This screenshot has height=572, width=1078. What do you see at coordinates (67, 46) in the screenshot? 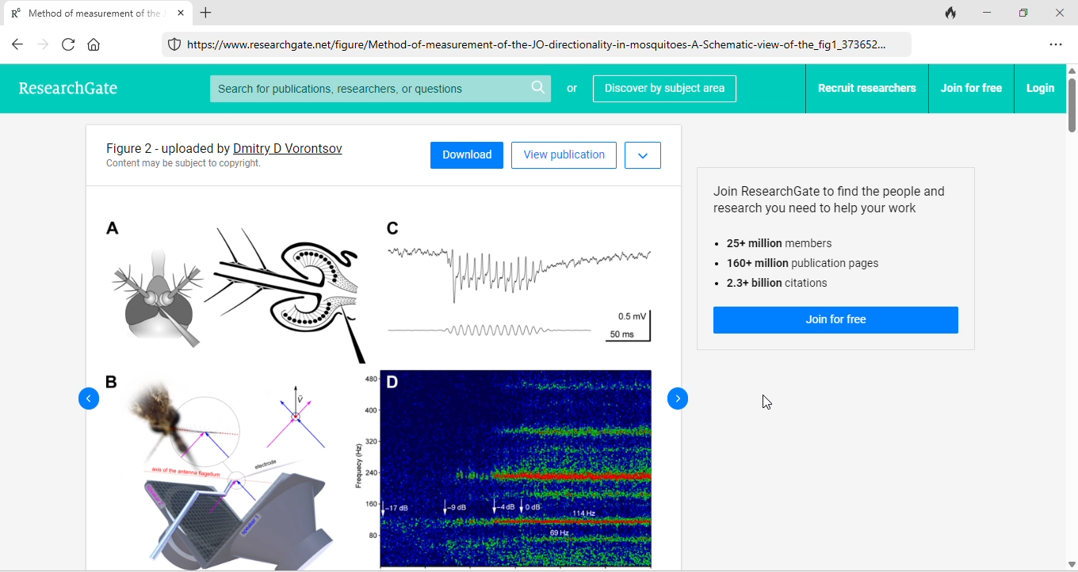
I see `reload` at bounding box center [67, 46].